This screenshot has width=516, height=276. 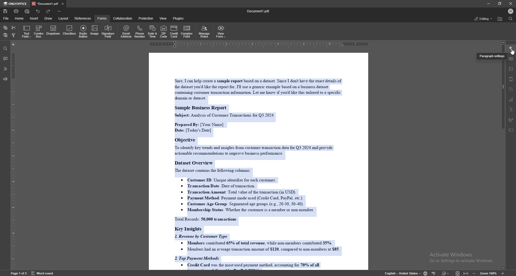 I want to click on change text language, so click(x=403, y=273).